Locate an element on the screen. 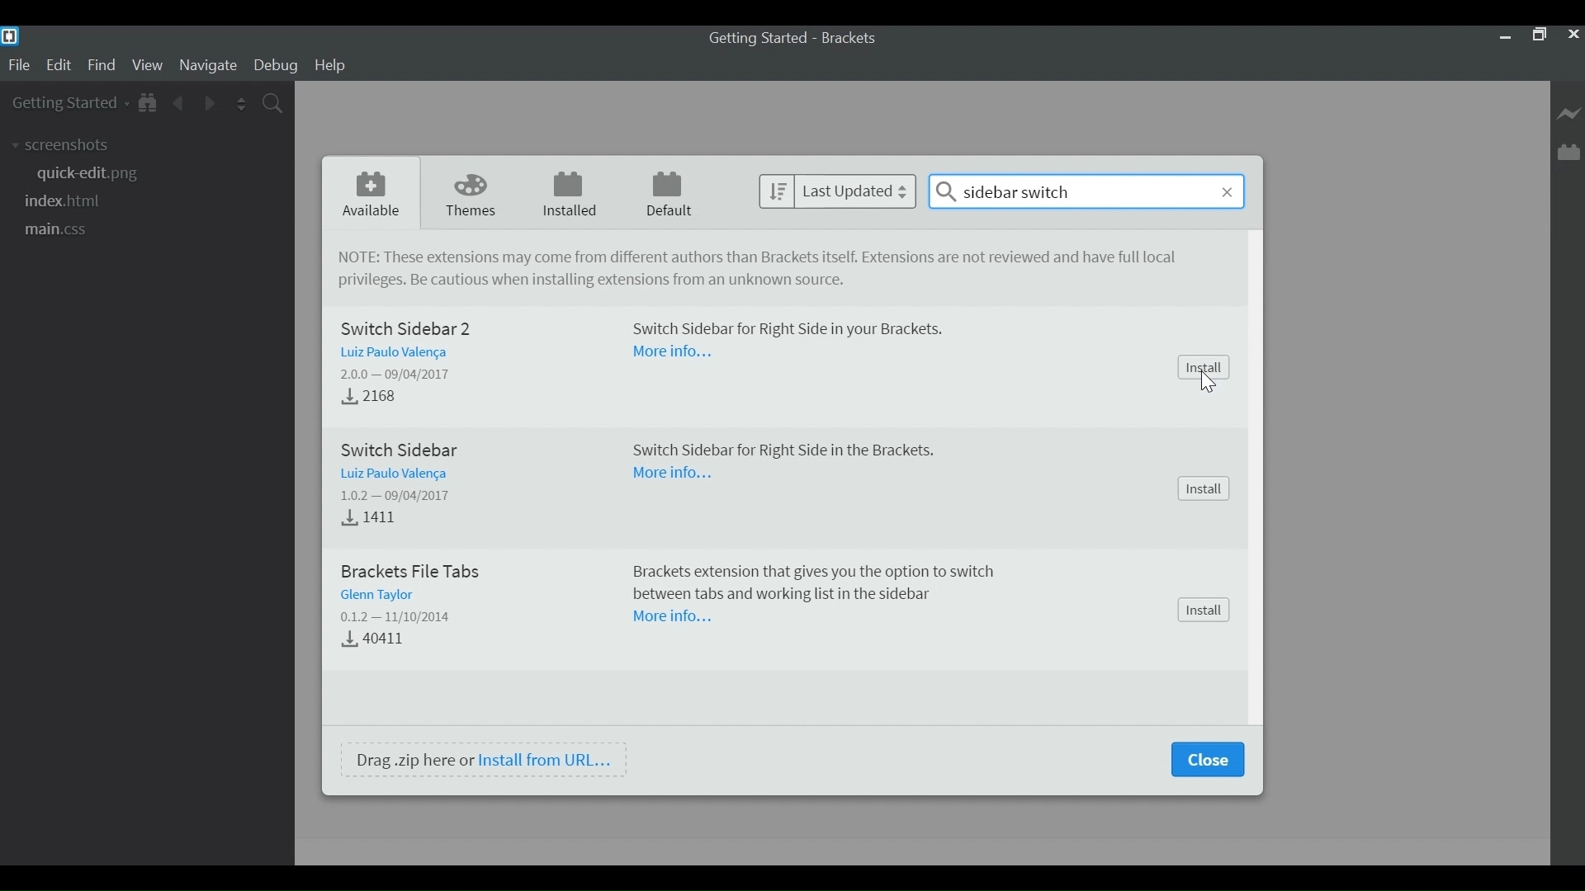  Manage Extensions is located at coordinates (1571, 151).